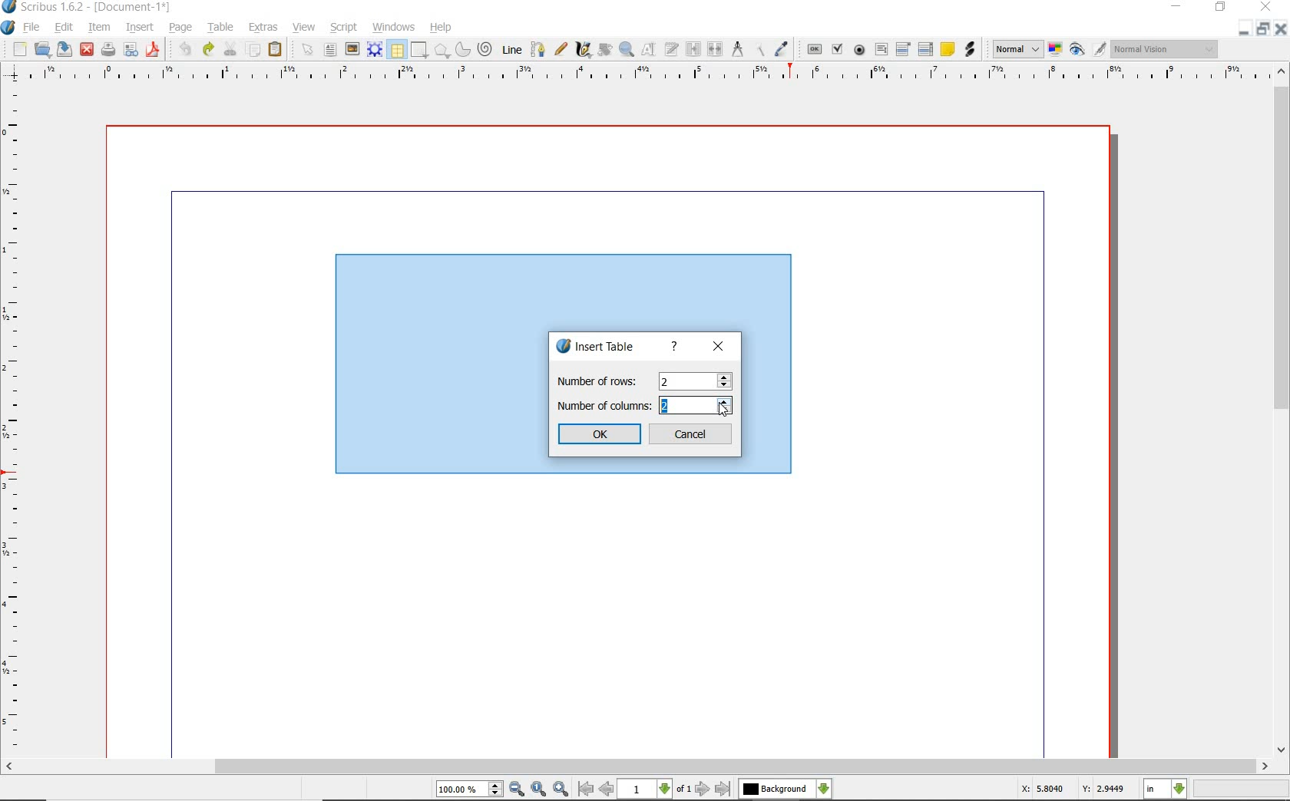 The width and height of the screenshot is (1290, 801). I want to click on undo, so click(184, 49).